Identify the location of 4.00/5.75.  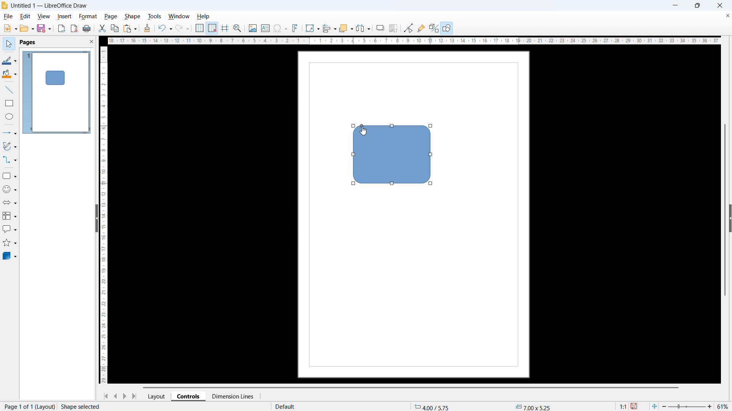
(433, 406).